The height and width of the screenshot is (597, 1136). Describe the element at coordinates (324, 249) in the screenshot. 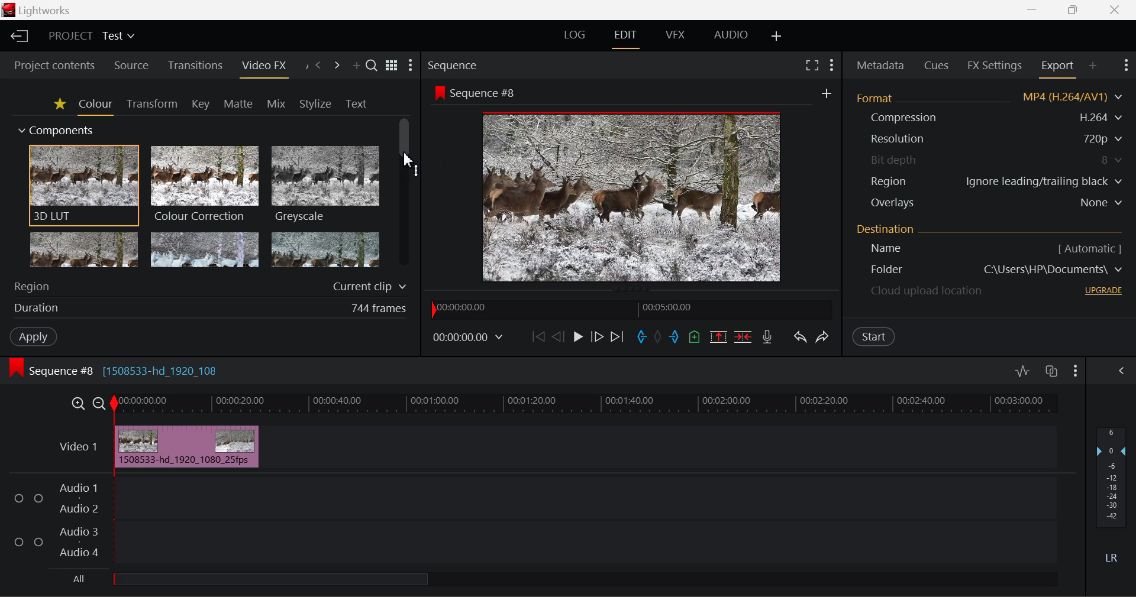

I see `Posterize` at that location.